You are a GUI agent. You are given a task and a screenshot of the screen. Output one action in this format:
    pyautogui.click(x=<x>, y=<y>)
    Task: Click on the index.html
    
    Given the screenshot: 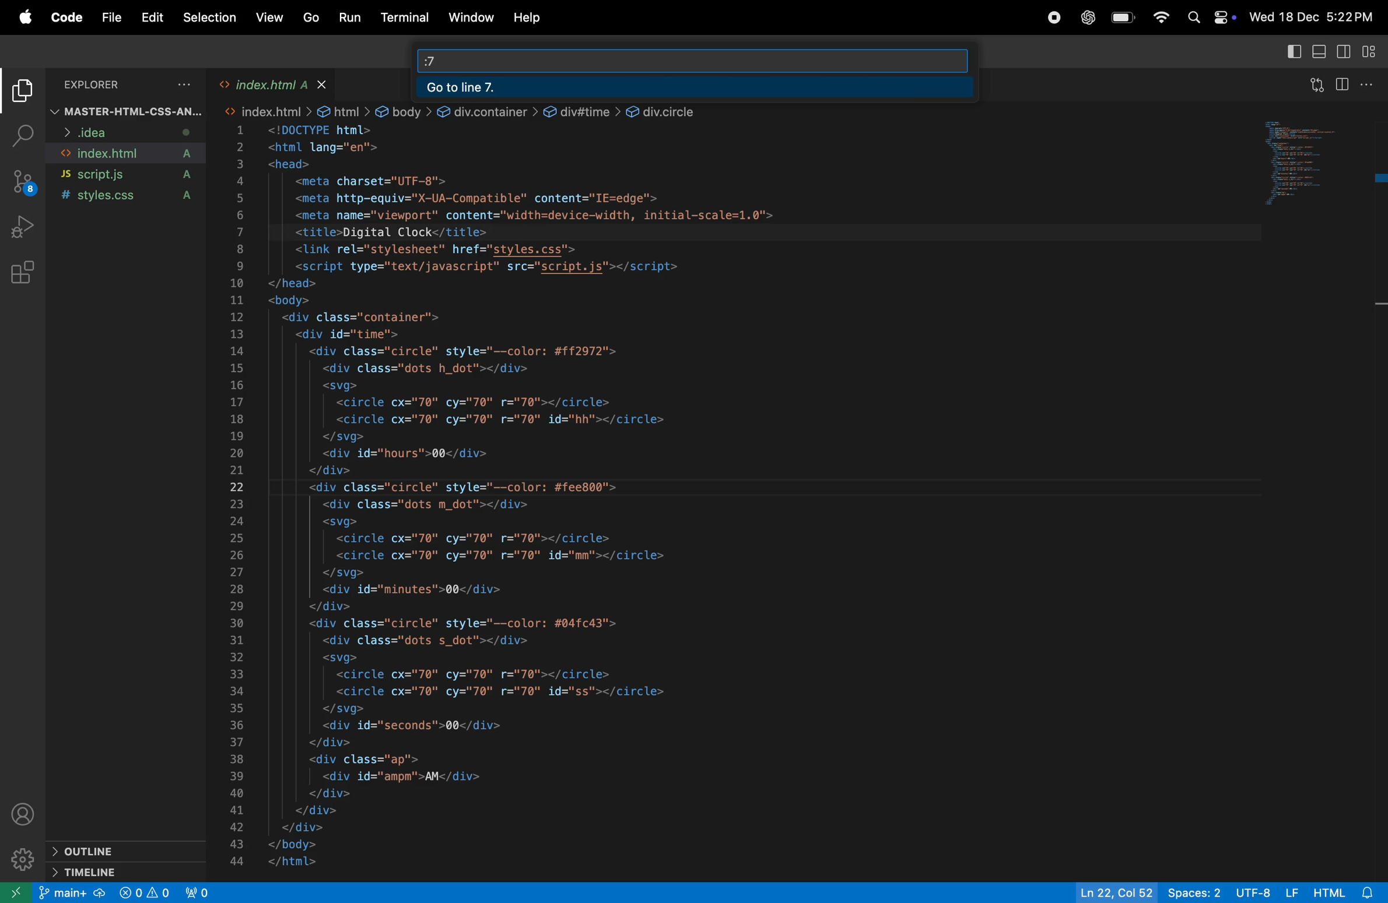 What is the action you would take?
    pyautogui.click(x=128, y=153)
    